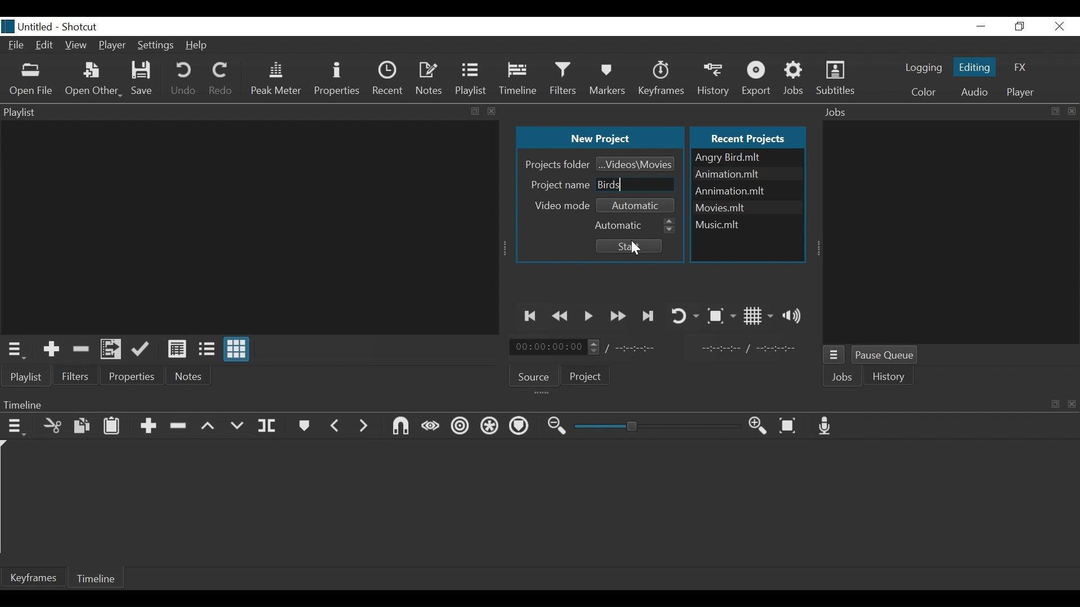 The width and height of the screenshot is (1080, 607). Describe the element at coordinates (643, 348) in the screenshot. I see `Total Duration` at that location.